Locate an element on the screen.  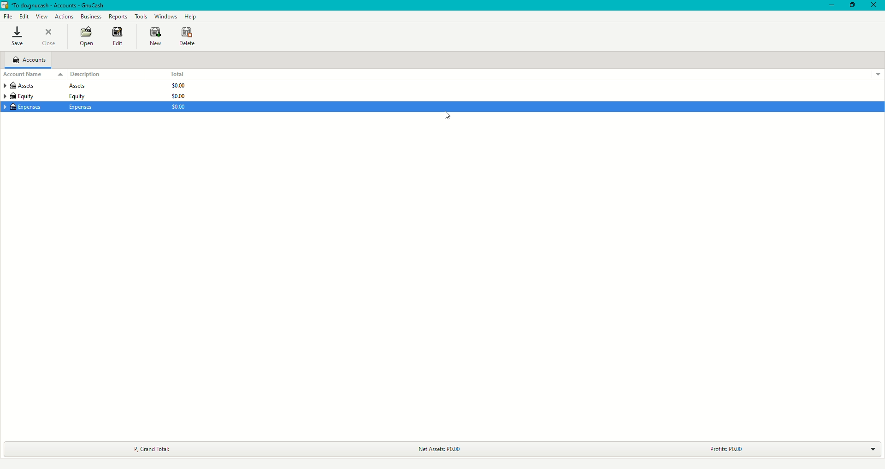
Account Name is located at coordinates (33, 75).